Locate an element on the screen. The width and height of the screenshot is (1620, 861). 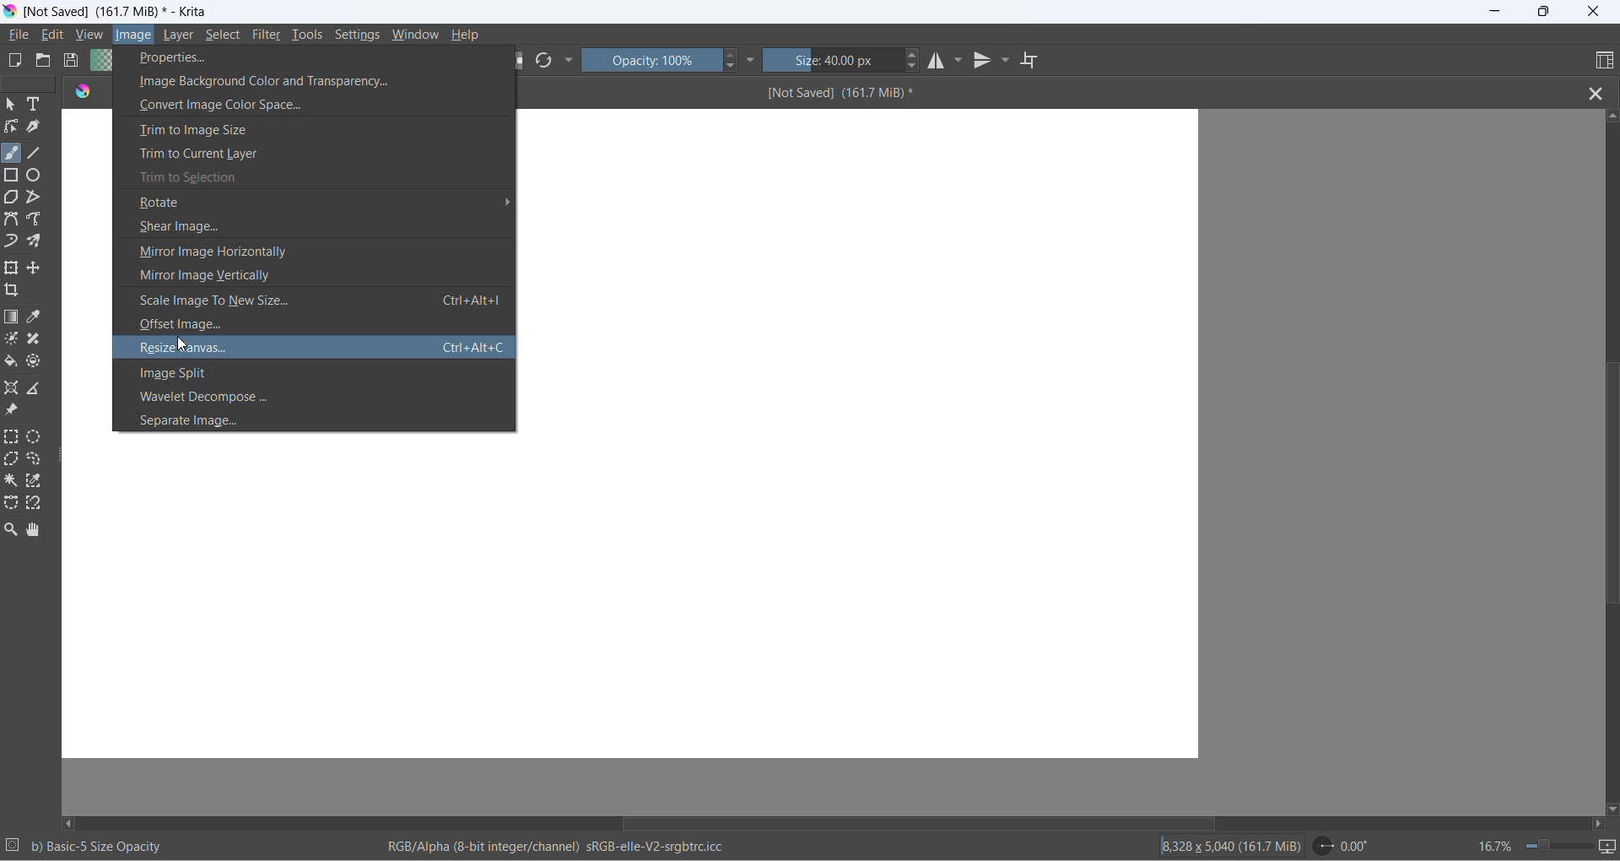
fill gradient  is located at coordinates (99, 62).